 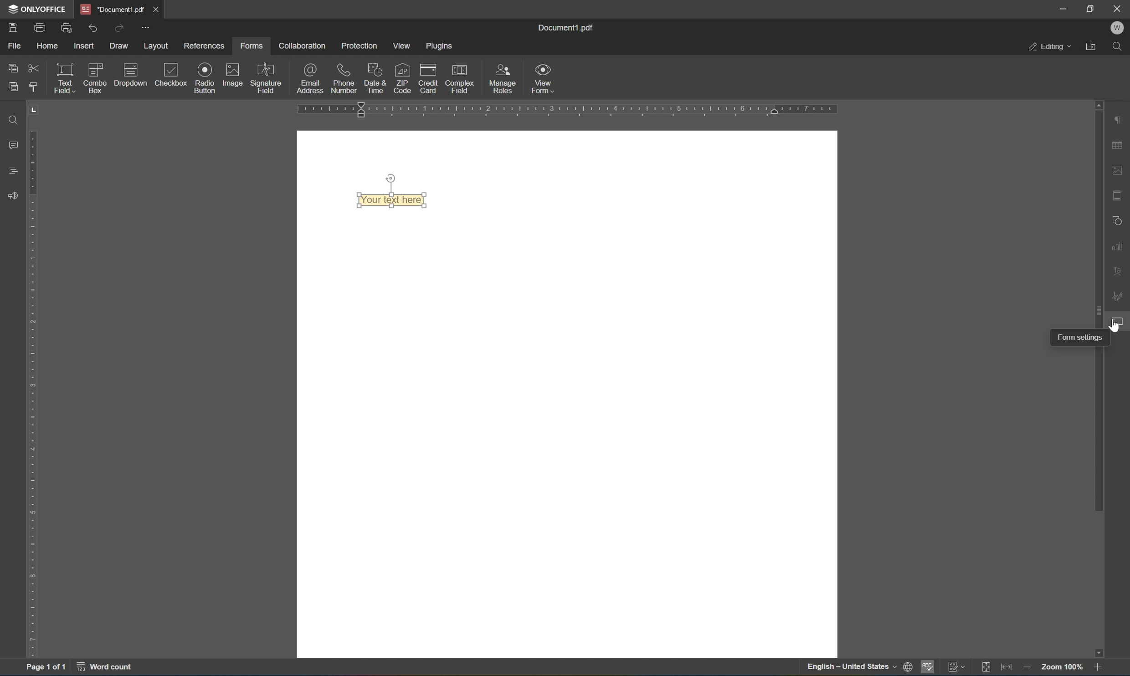 I want to click on text field, so click(x=64, y=77).